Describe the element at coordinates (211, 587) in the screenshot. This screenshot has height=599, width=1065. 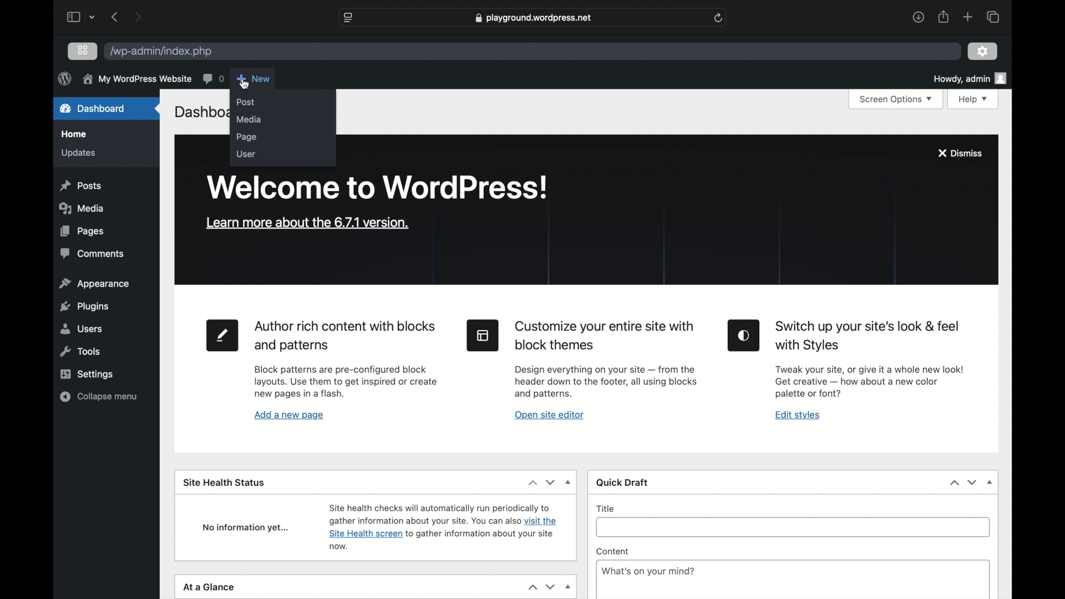
I see `at a glance` at that location.